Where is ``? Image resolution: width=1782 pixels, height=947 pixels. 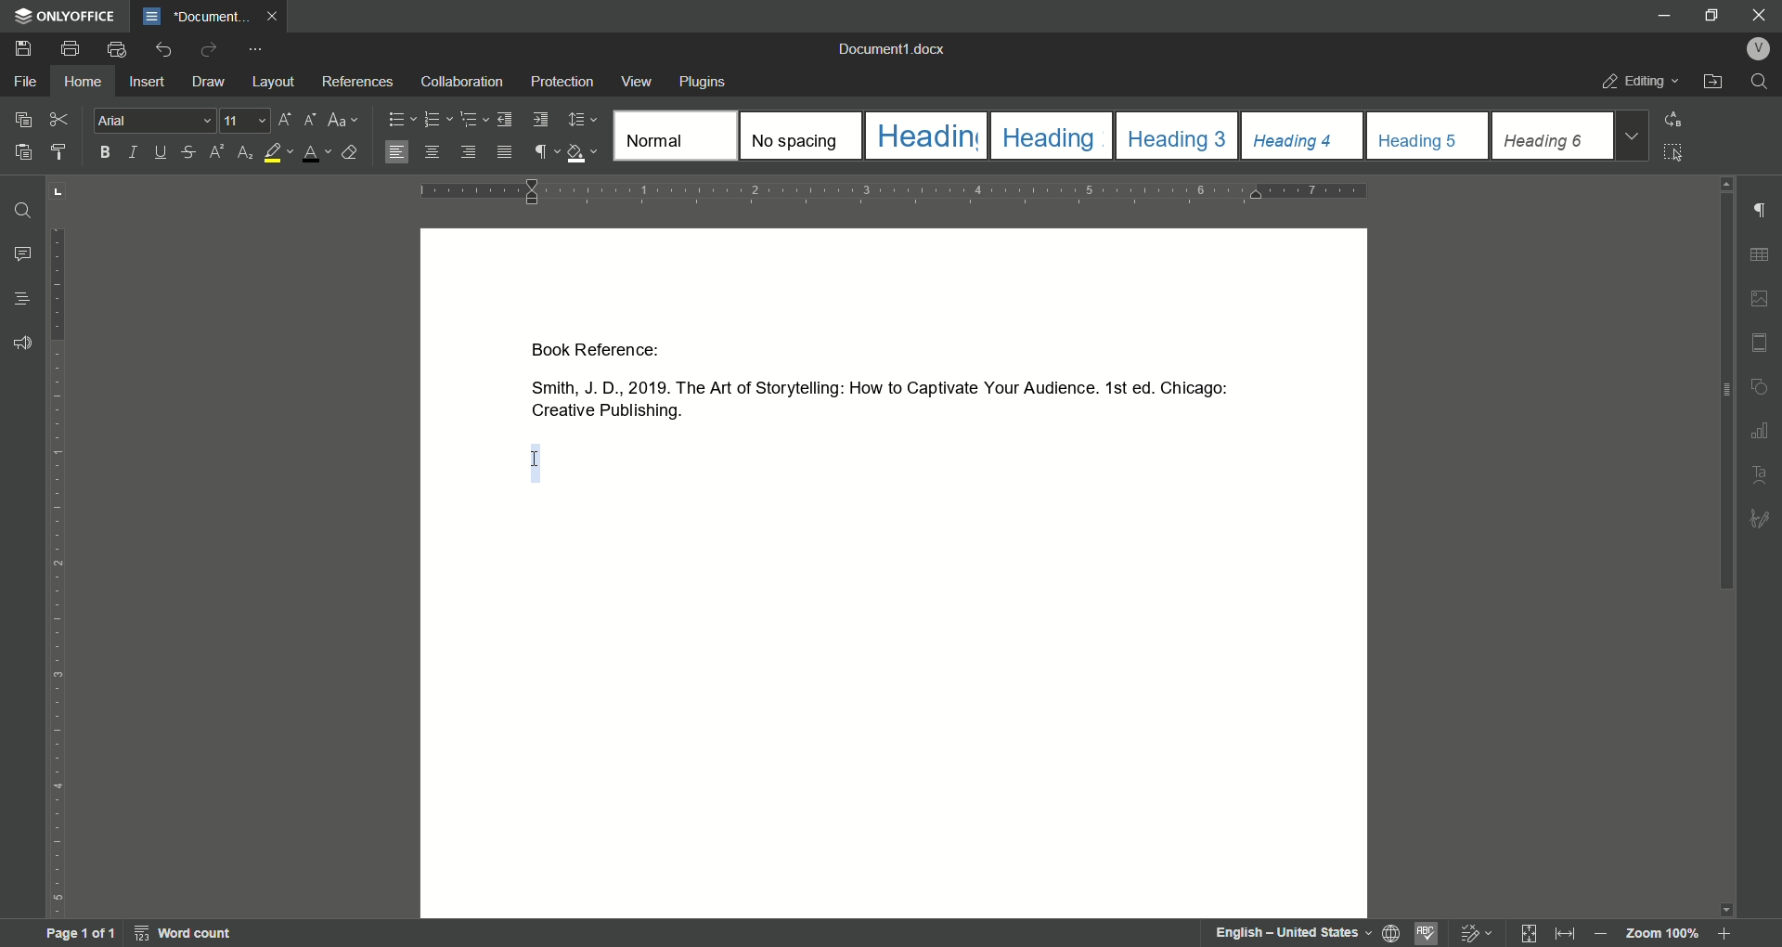
 is located at coordinates (1761, 519).